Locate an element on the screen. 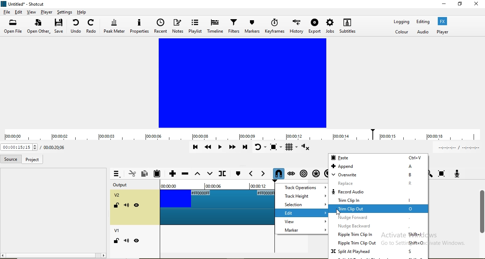 The width and height of the screenshot is (485, 259). Current position is located at coordinates (53, 148).